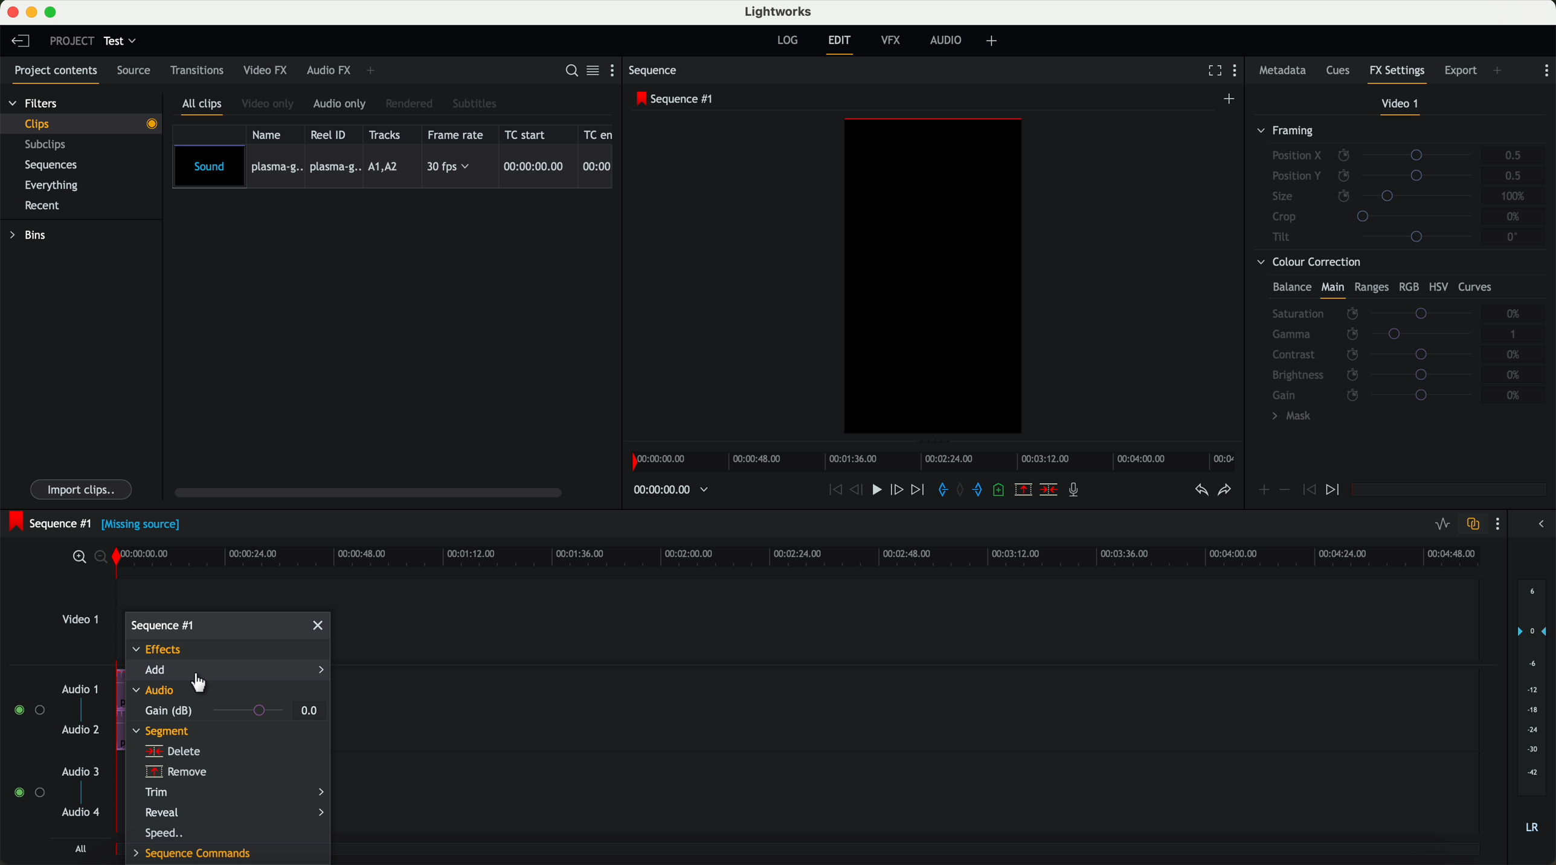 The image size is (1556, 865). Describe the element at coordinates (411, 103) in the screenshot. I see `rendered` at that location.